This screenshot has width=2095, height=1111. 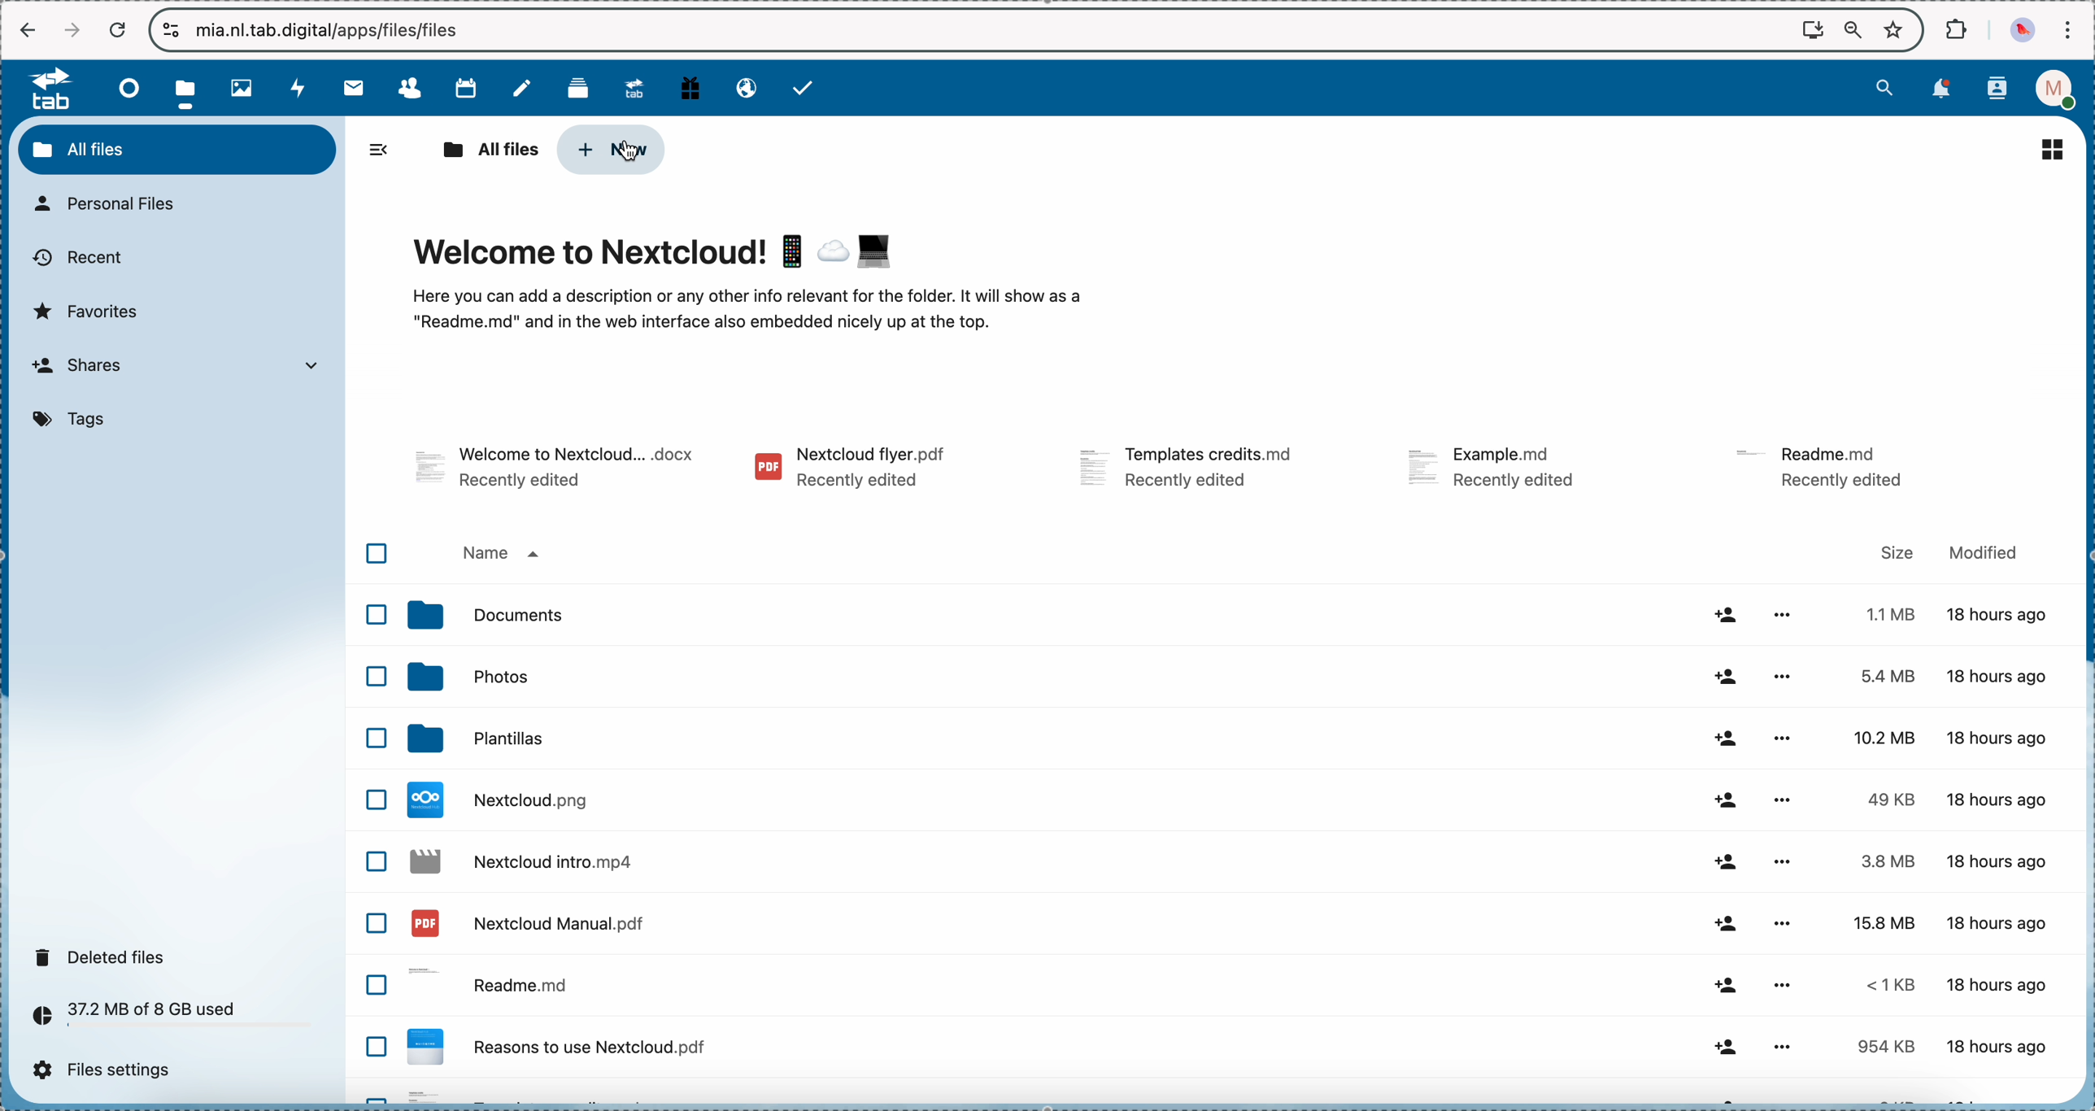 I want to click on tags, so click(x=75, y=420).